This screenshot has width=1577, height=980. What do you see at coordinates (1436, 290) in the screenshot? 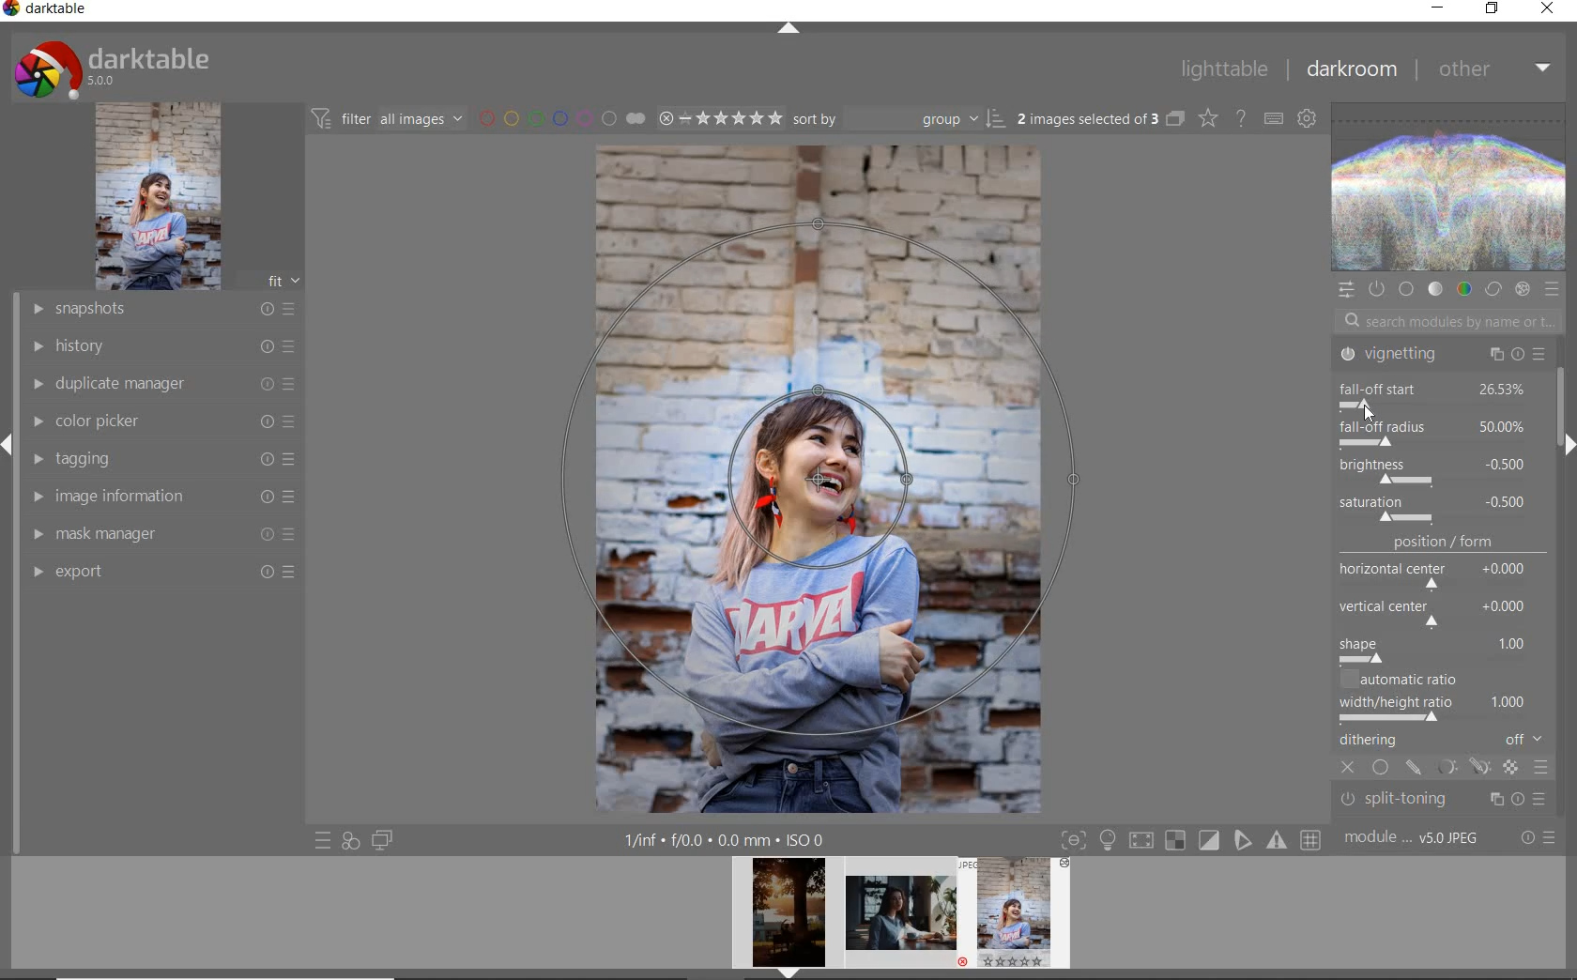
I see `tone` at bounding box center [1436, 290].